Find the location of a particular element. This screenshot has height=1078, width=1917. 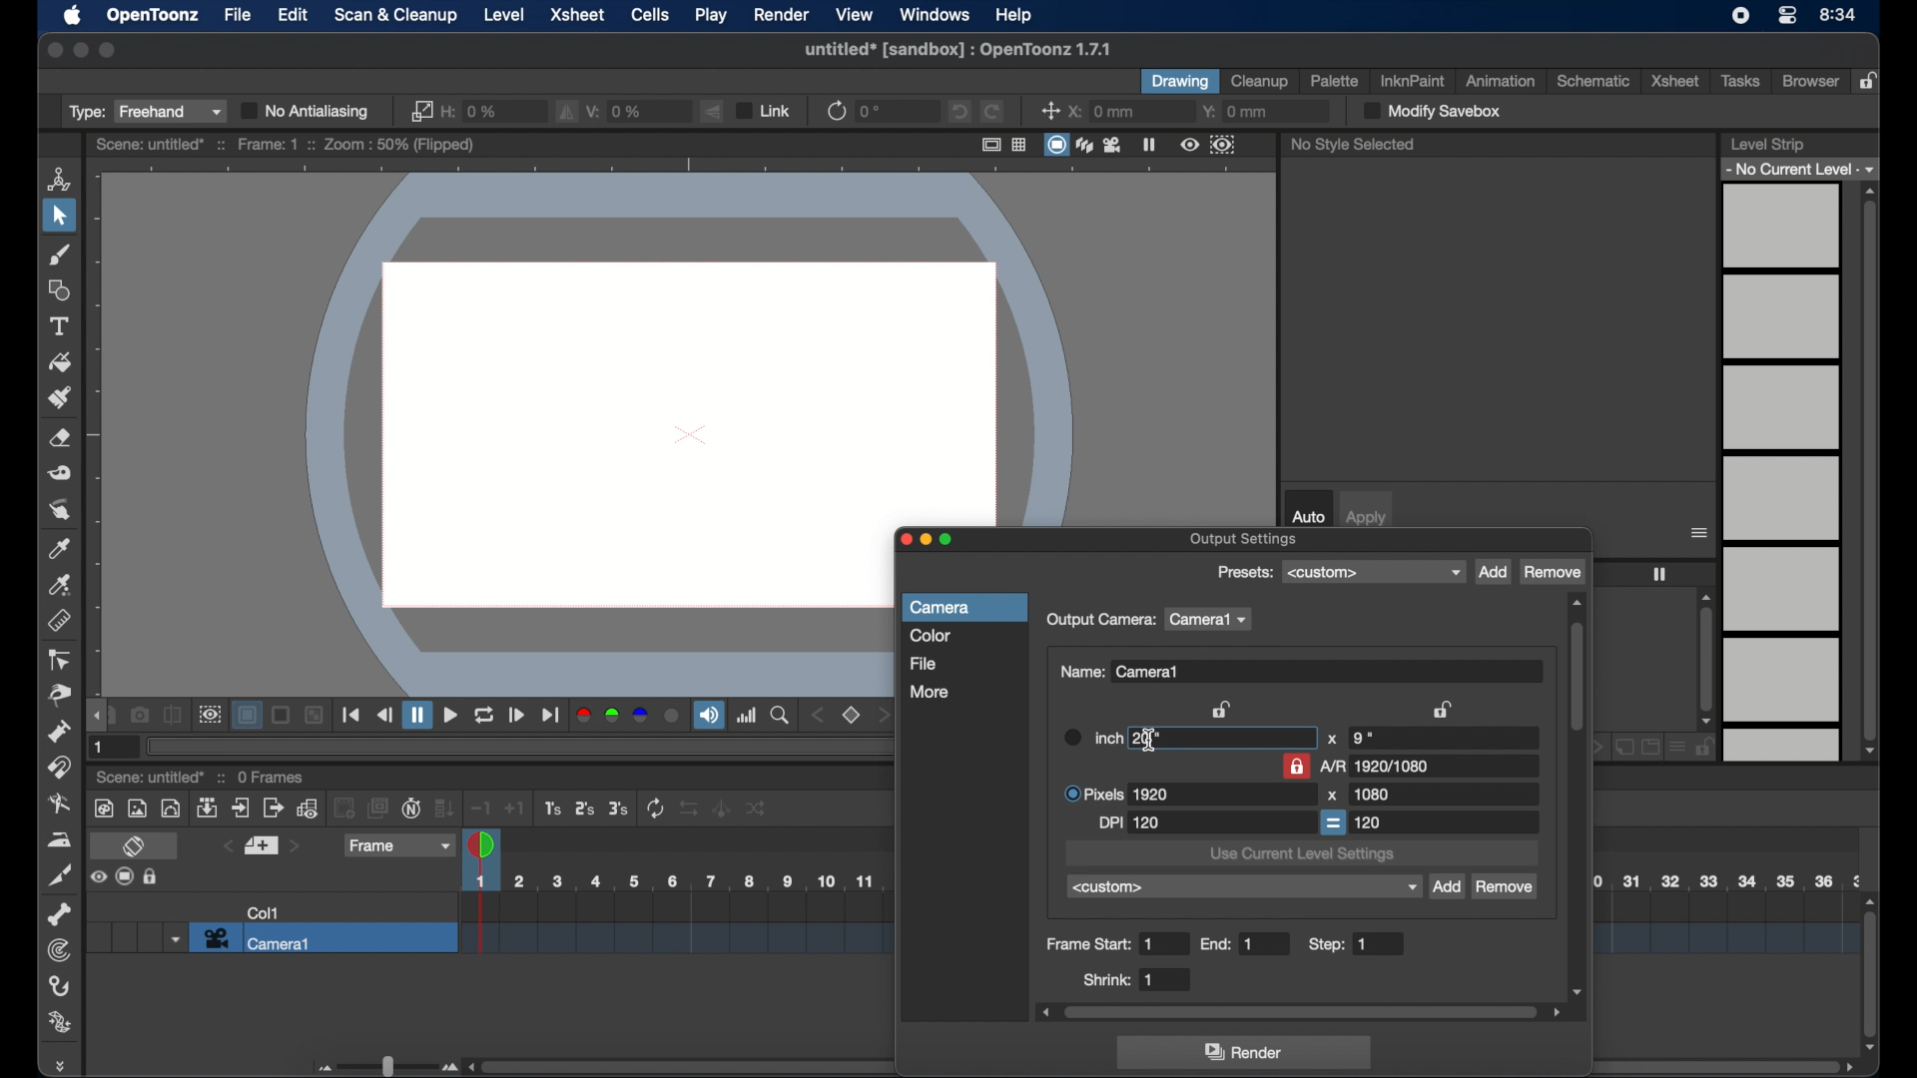

cutter tool is located at coordinates (61, 877).